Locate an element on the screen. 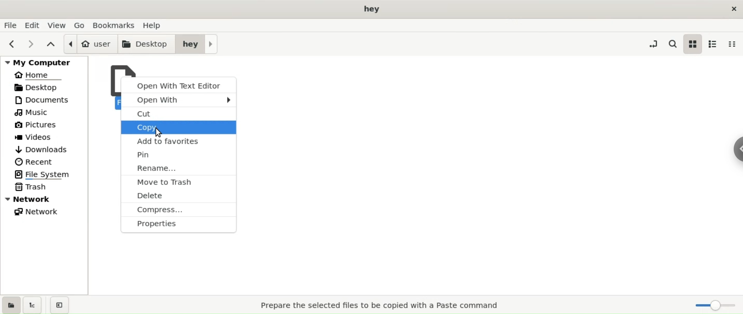 Image resolution: width=743 pixels, height=314 pixels. zoom is located at coordinates (712, 304).